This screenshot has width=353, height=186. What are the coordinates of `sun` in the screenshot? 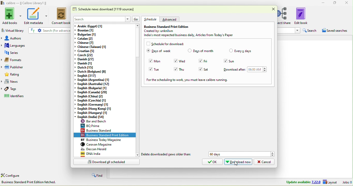 It's located at (233, 61).